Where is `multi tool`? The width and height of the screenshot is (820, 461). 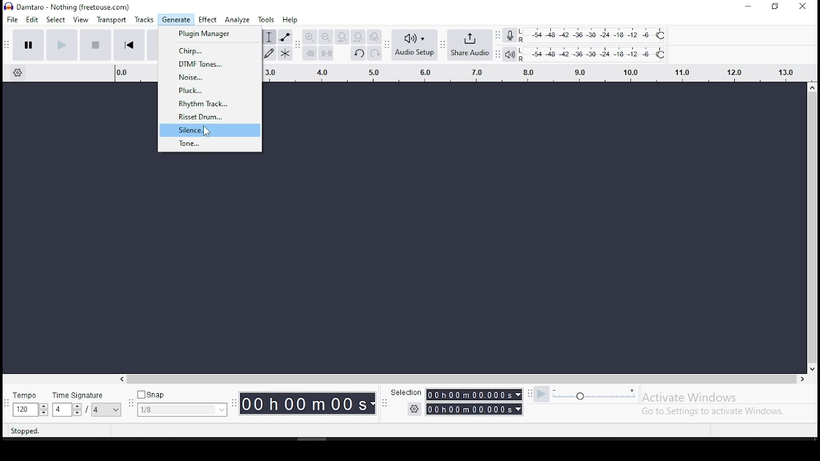
multi tool is located at coordinates (285, 53).